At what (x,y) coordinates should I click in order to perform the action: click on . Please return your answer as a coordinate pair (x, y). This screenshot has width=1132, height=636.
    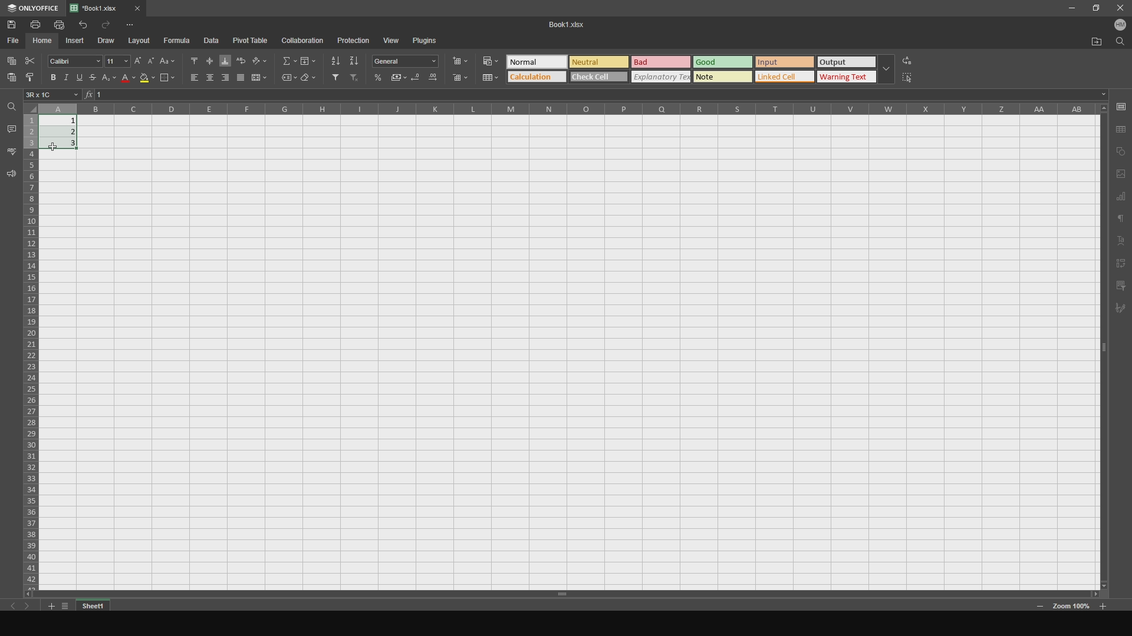
    Looking at the image, I should click on (400, 77).